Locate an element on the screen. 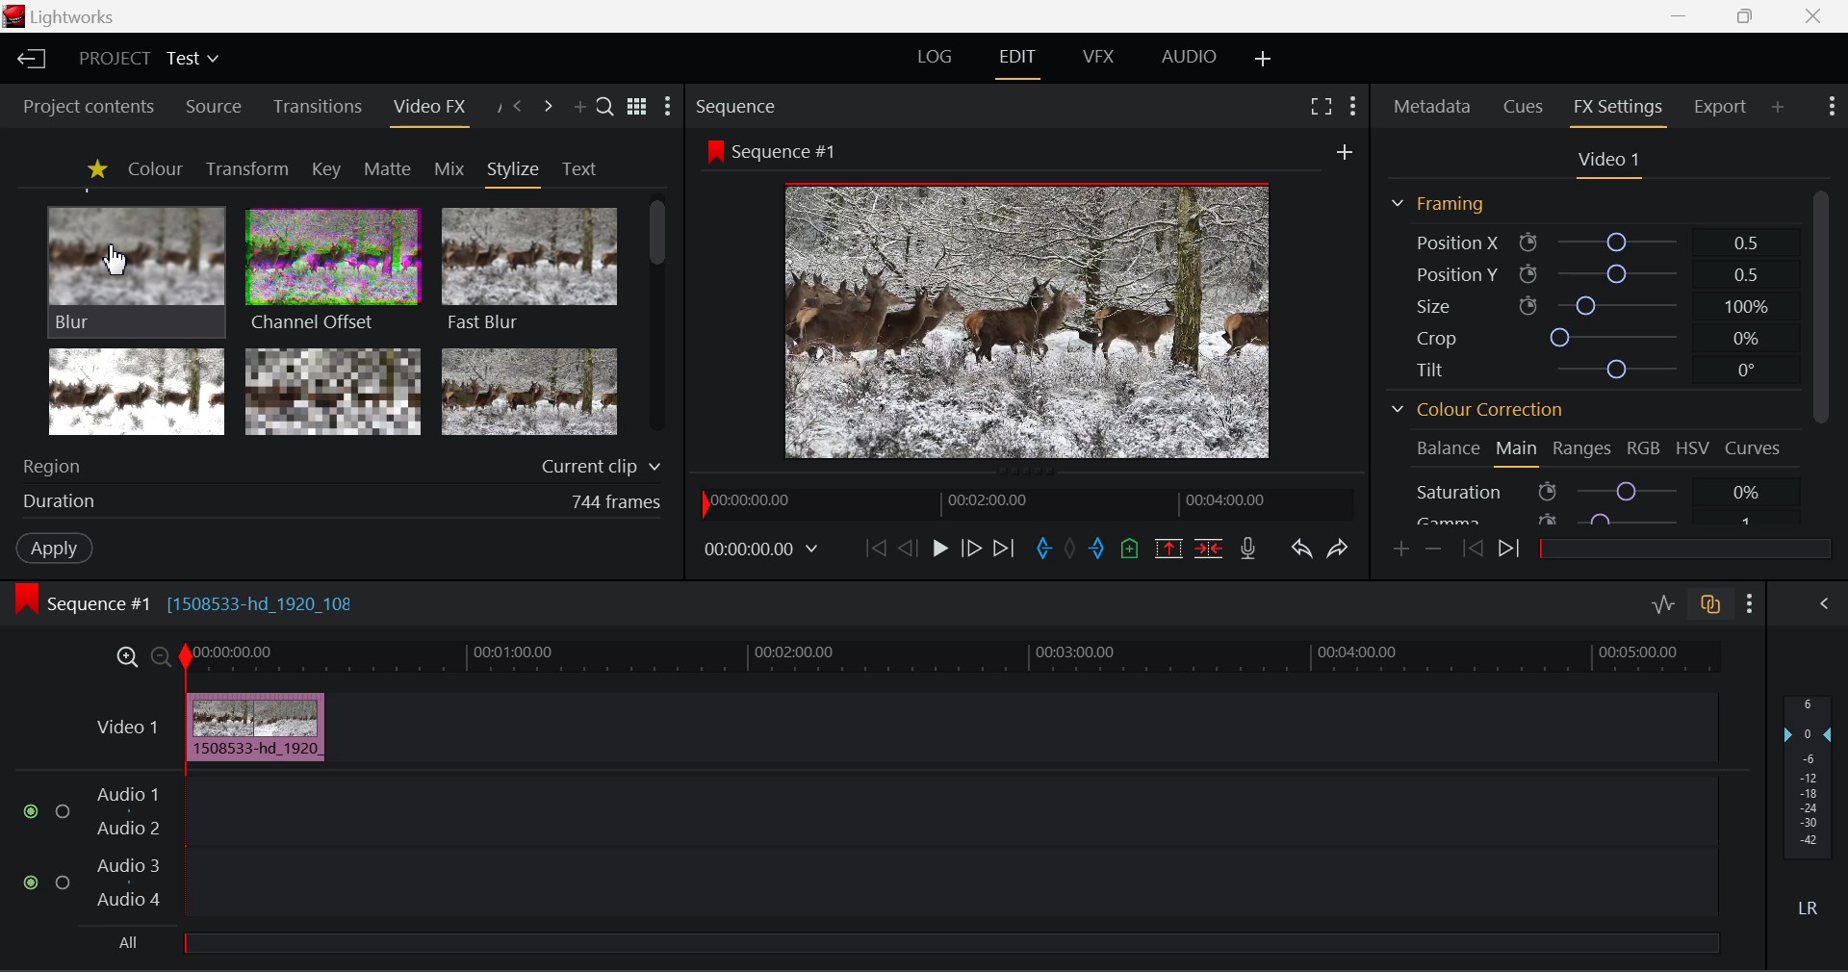  Cues is located at coordinates (1527, 108).